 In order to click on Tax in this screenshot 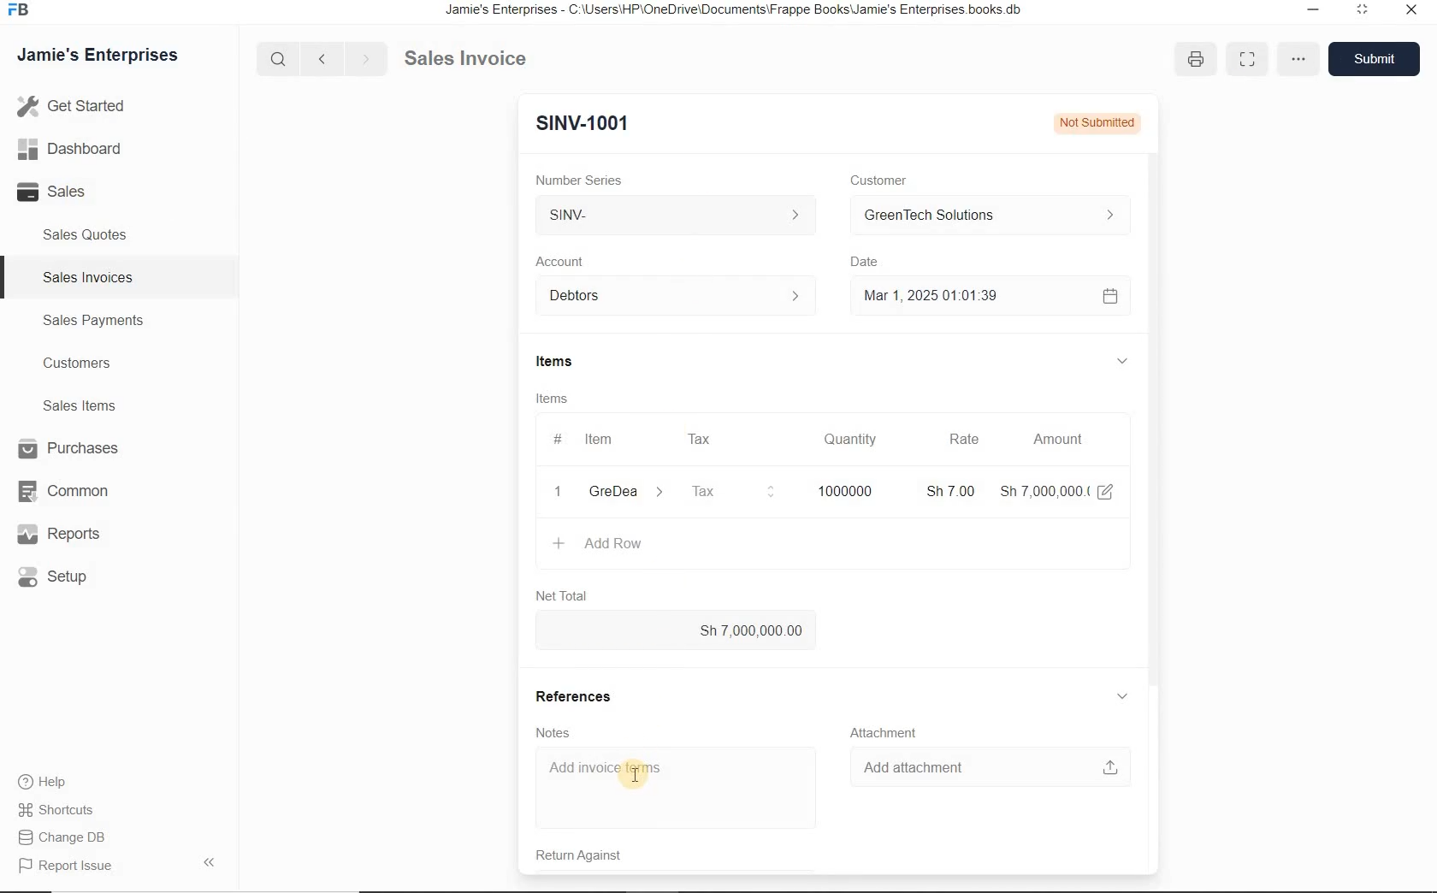, I will do `click(701, 438)`.